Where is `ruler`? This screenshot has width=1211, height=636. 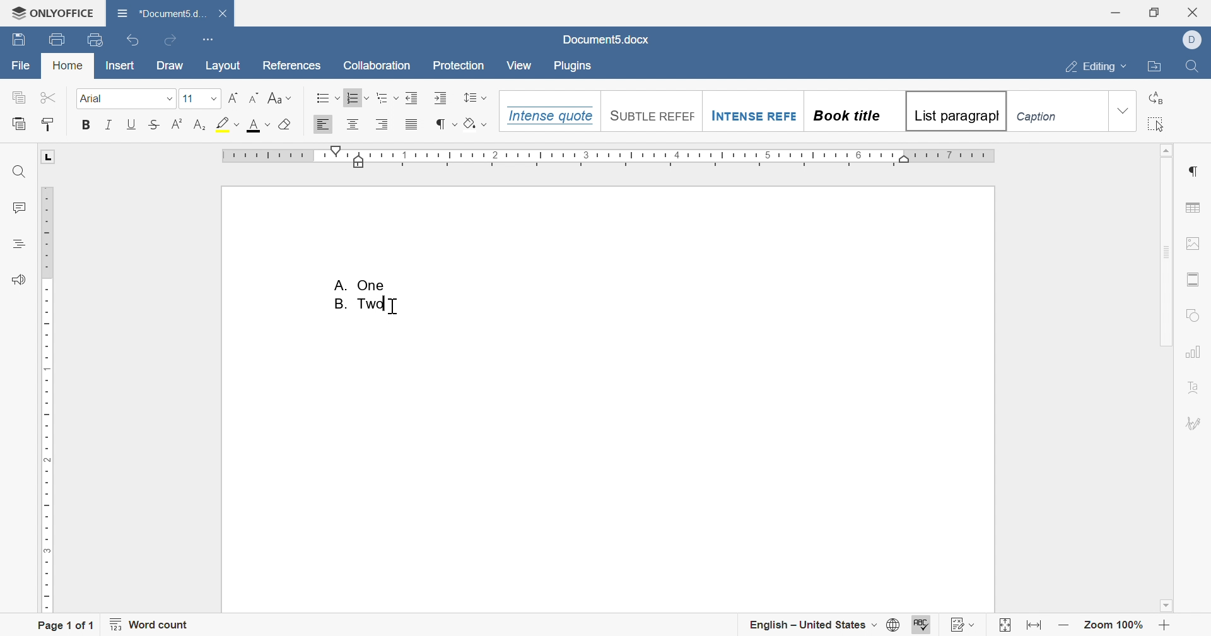 ruler is located at coordinates (609, 157).